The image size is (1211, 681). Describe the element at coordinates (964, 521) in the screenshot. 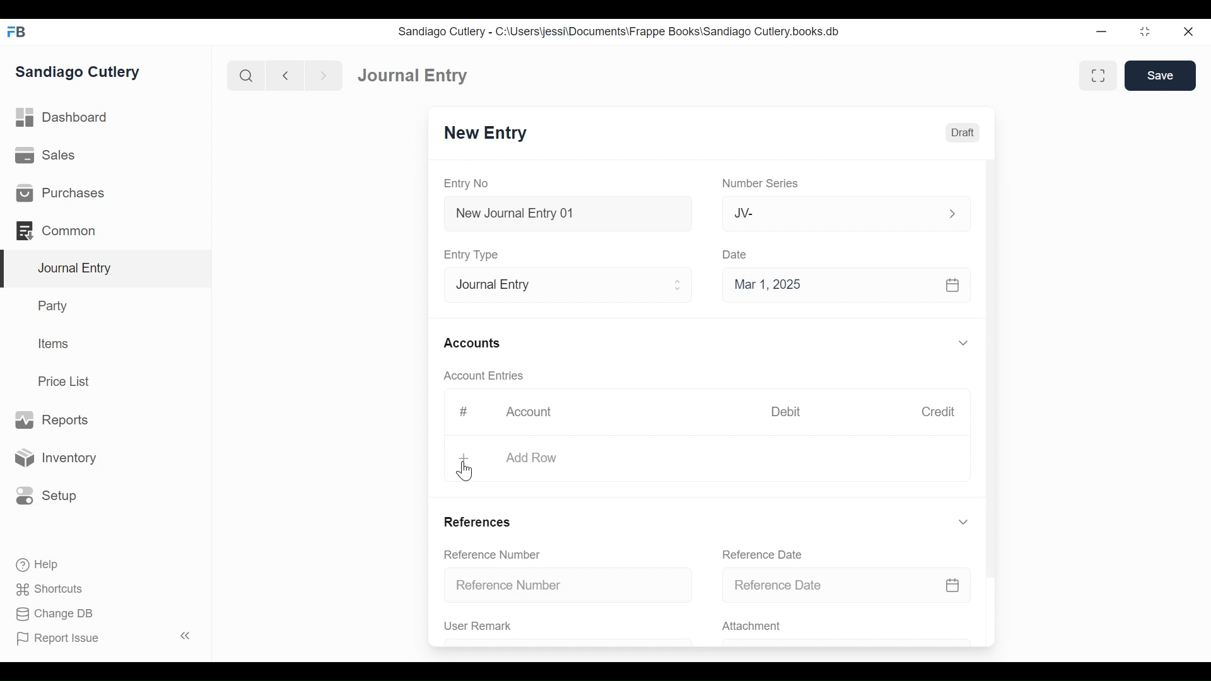

I see `expand/collapse` at that location.